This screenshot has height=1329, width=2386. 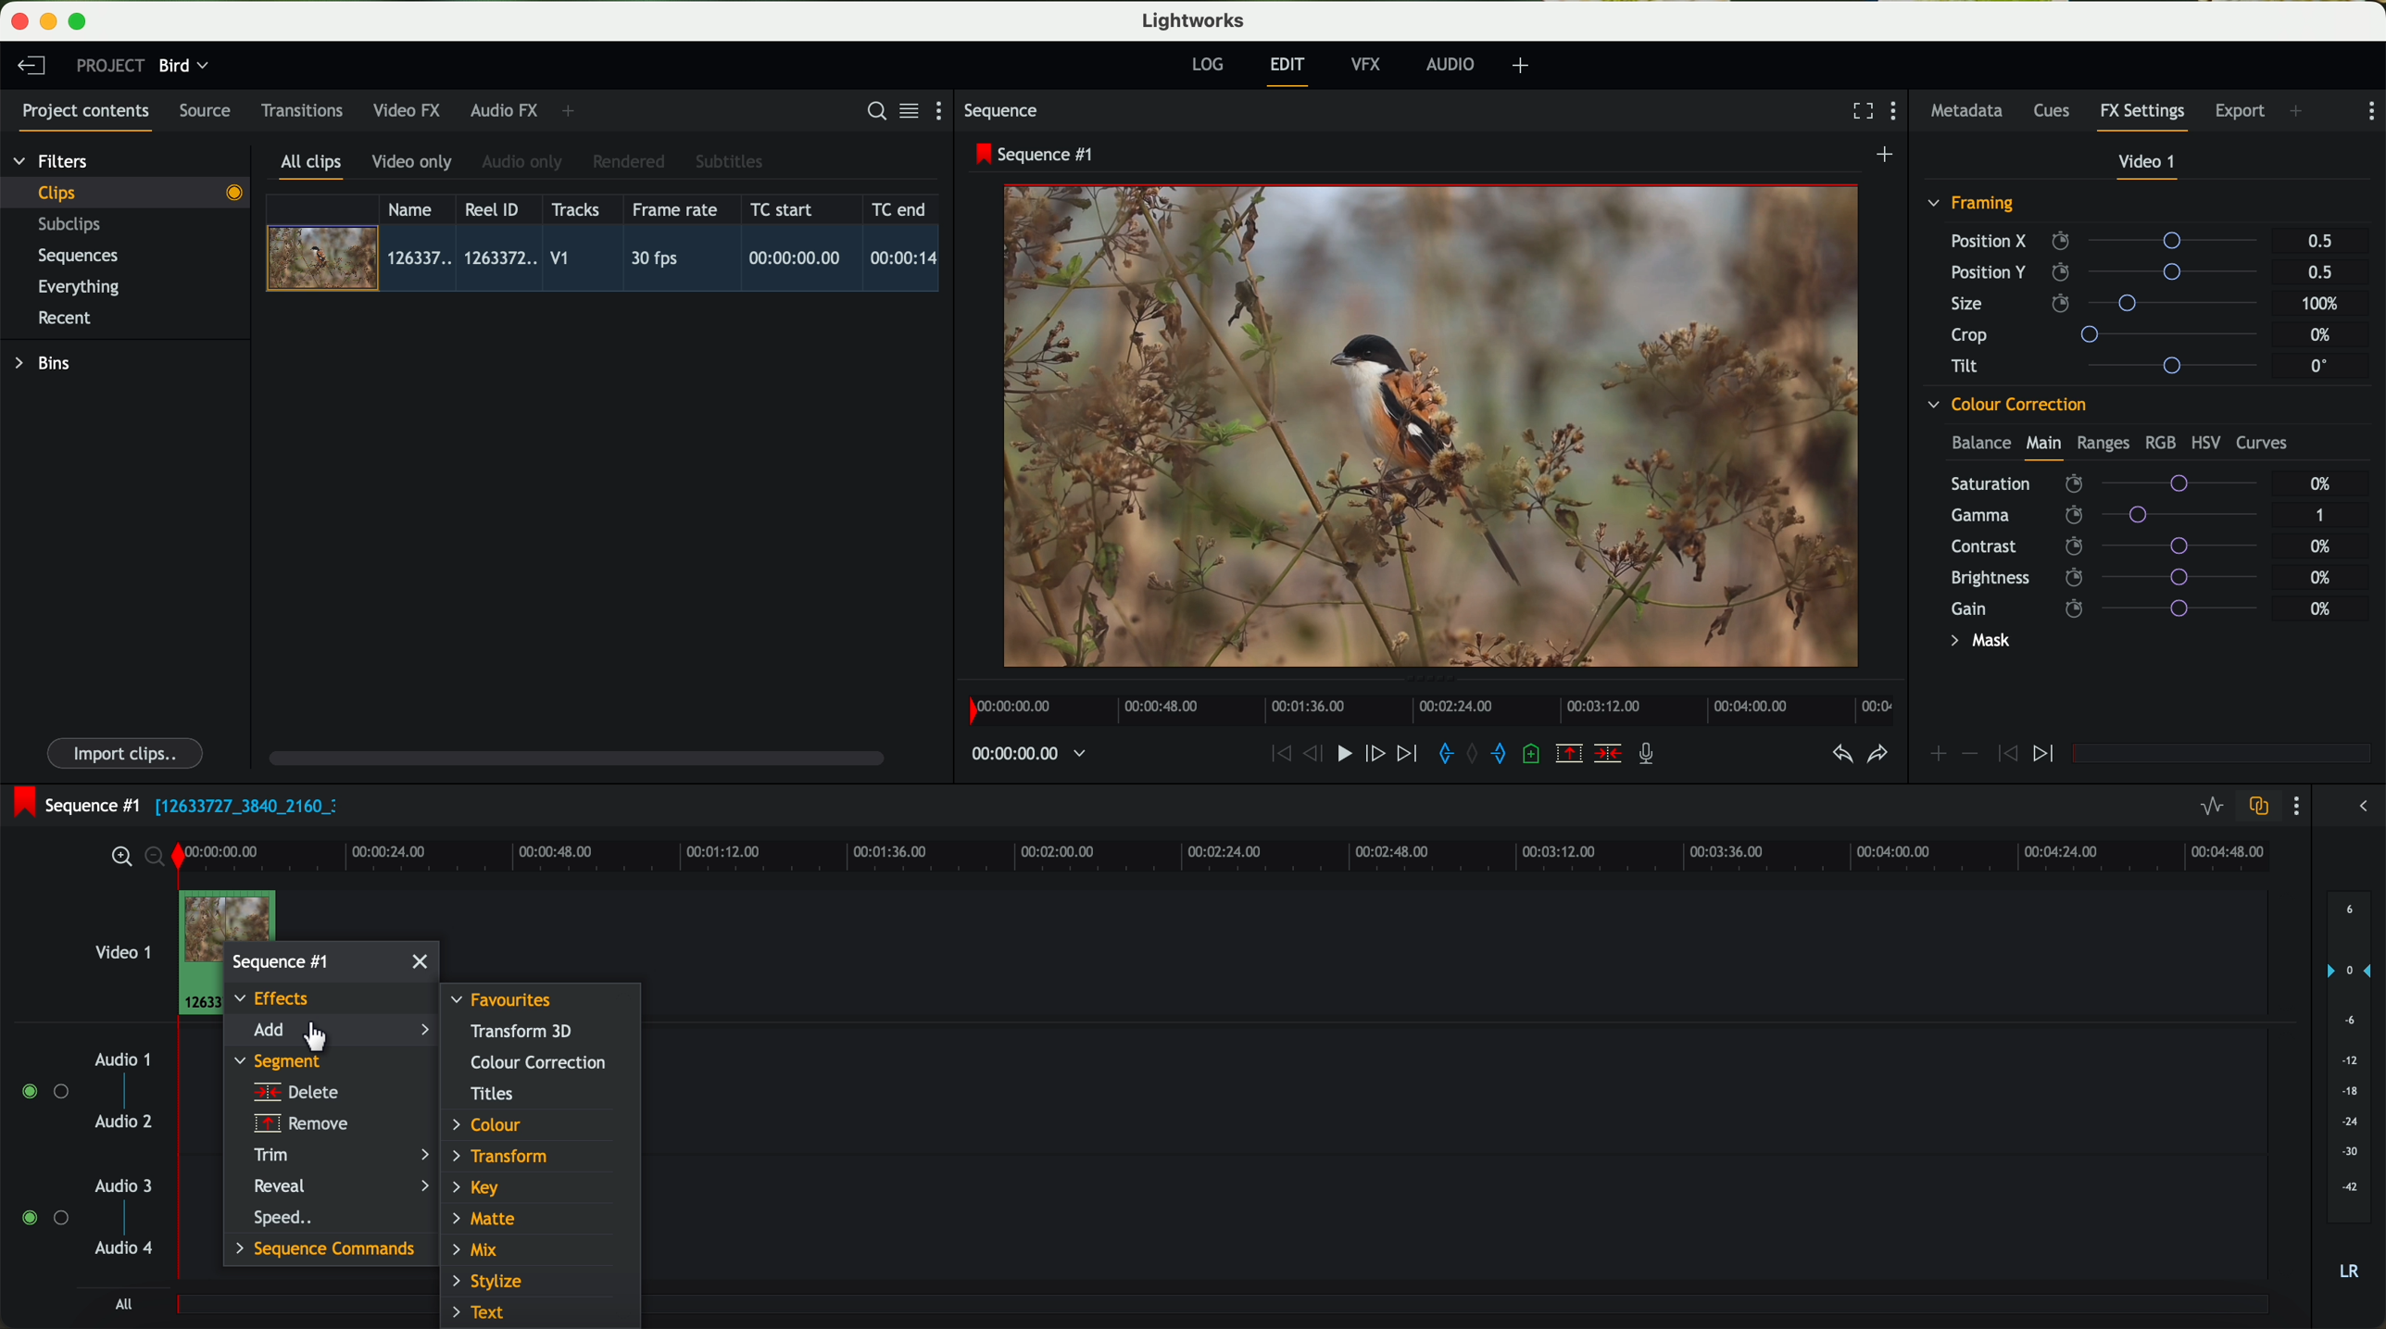 What do you see at coordinates (2262, 444) in the screenshot?
I see `curves` at bounding box center [2262, 444].